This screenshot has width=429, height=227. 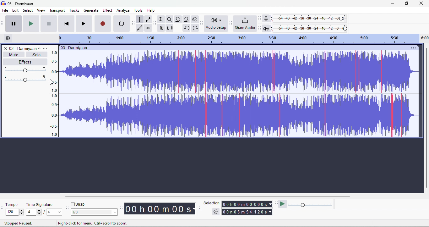 I want to click on undo, so click(x=195, y=28).